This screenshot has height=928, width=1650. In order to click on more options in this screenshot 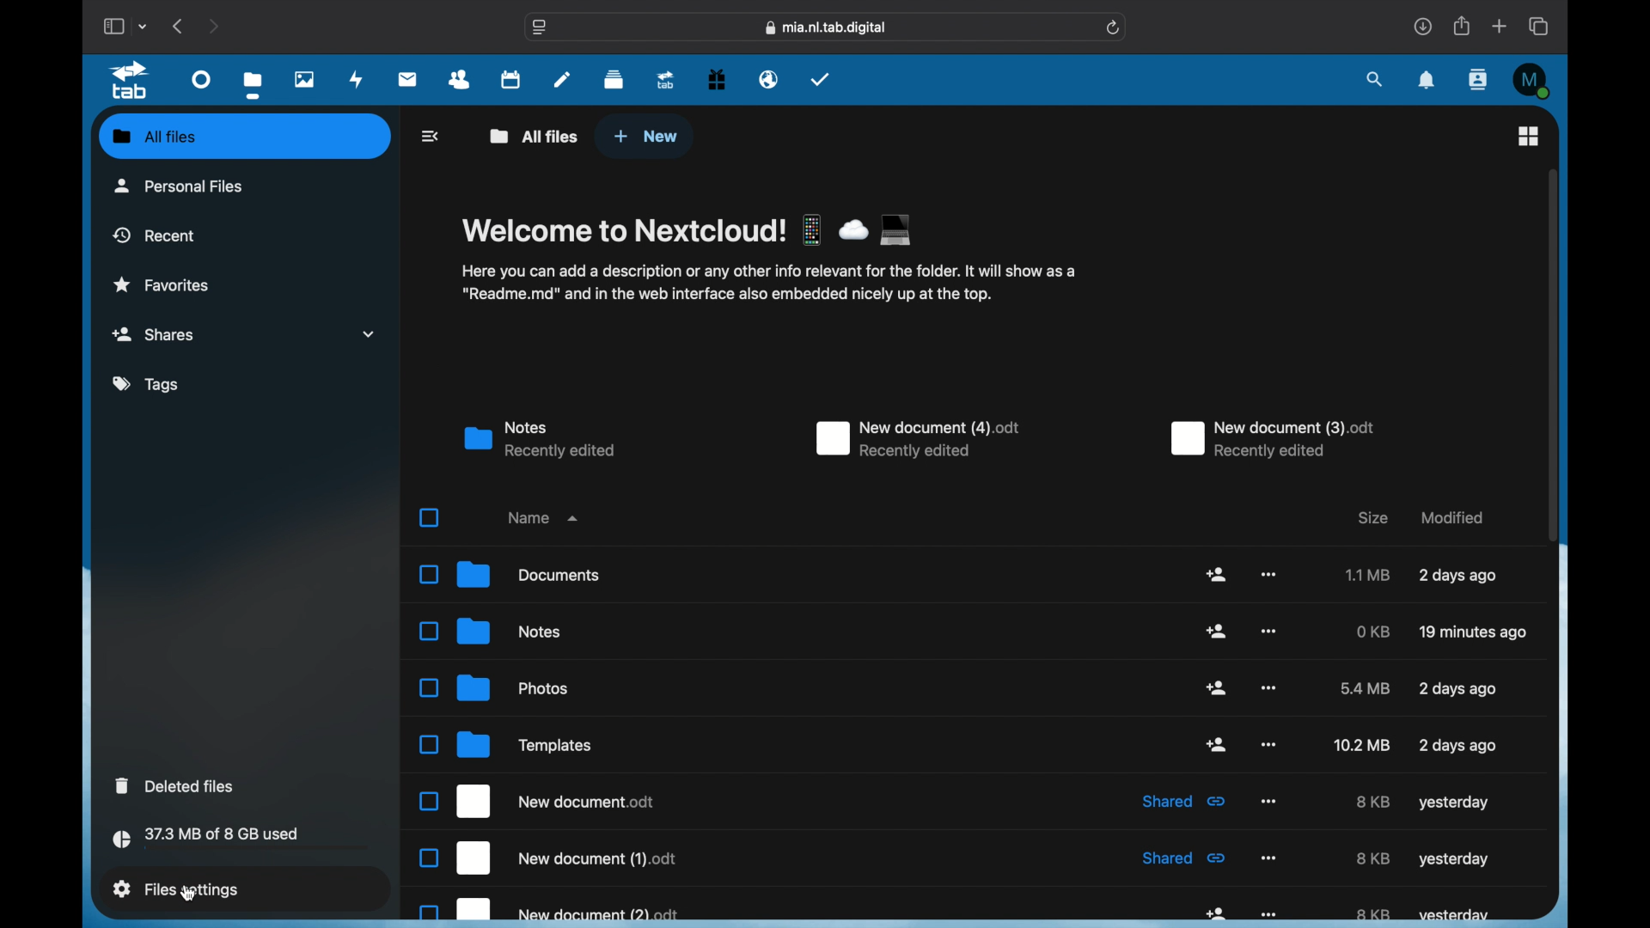, I will do `click(1268, 744)`.